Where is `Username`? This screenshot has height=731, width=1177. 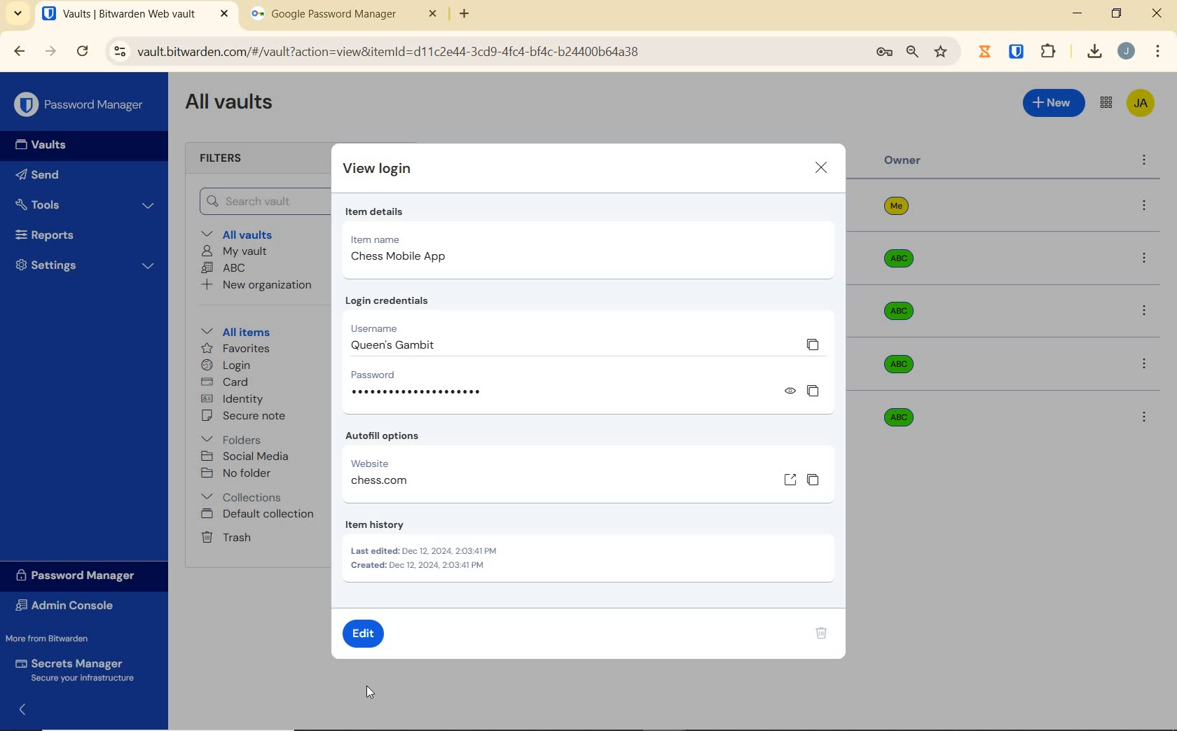
Username is located at coordinates (383, 327).